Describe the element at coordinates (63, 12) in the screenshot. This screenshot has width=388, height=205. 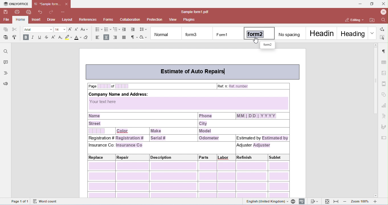
I see `customize quick access toolnar` at that location.